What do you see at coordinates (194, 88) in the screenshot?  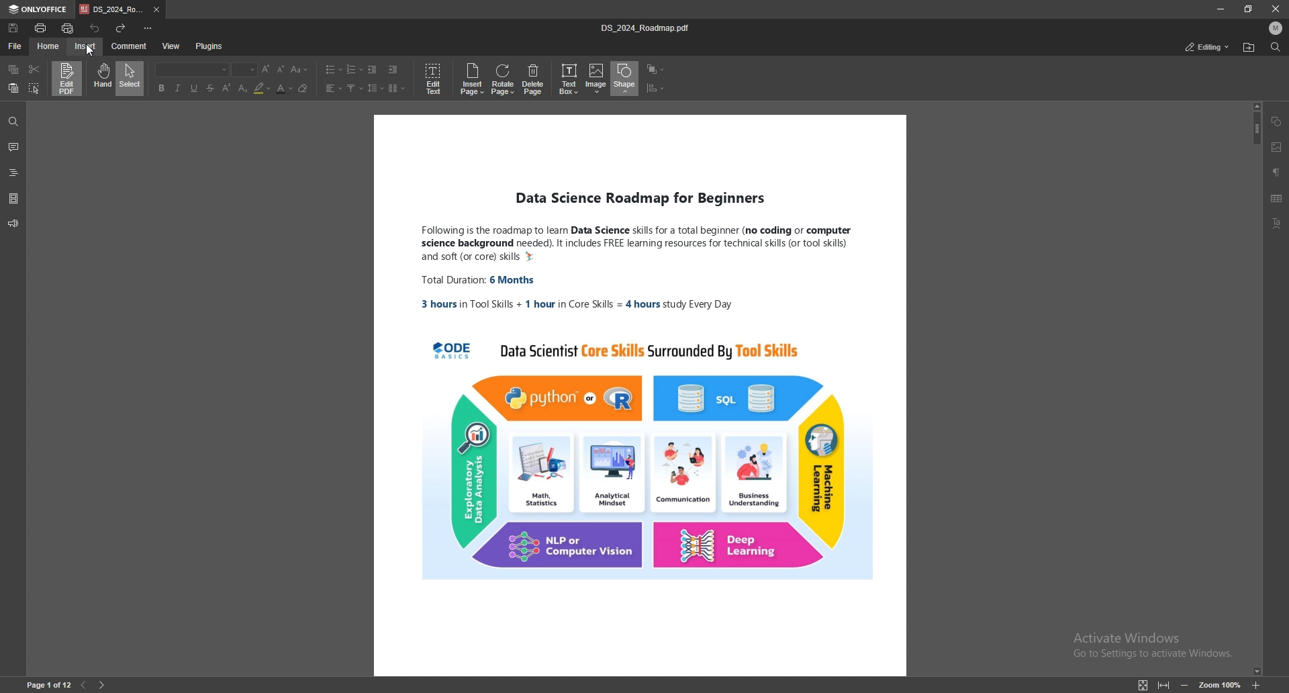 I see `underline` at bounding box center [194, 88].